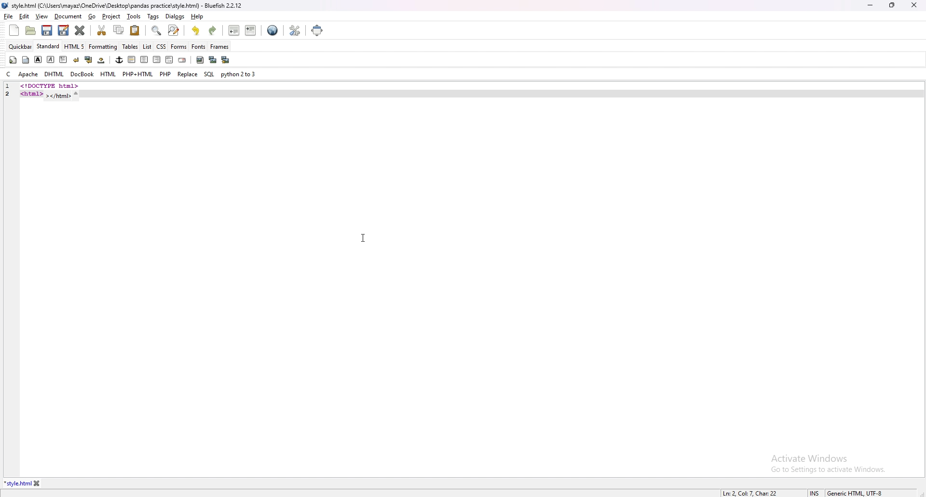  What do you see at coordinates (8, 86) in the screenshot?
I see `line number` at bounding box center [8, 86].